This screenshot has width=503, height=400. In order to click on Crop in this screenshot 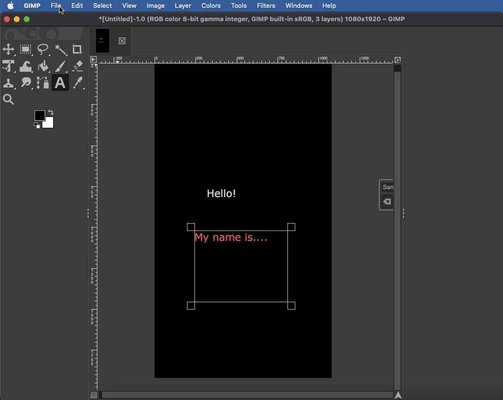, I will do `click(77, 49)`.